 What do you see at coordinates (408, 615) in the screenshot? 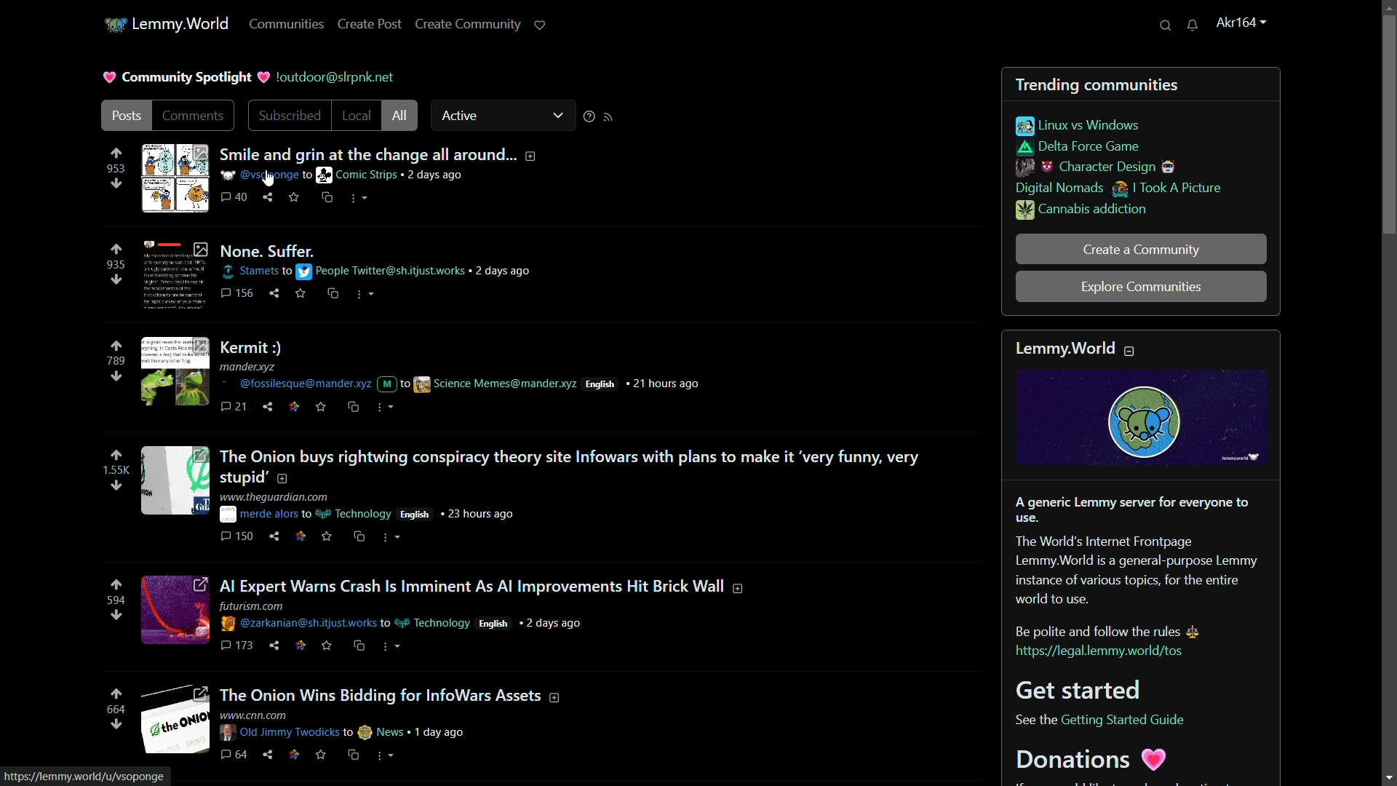
I see `post details` at bounding box center [408, 615].